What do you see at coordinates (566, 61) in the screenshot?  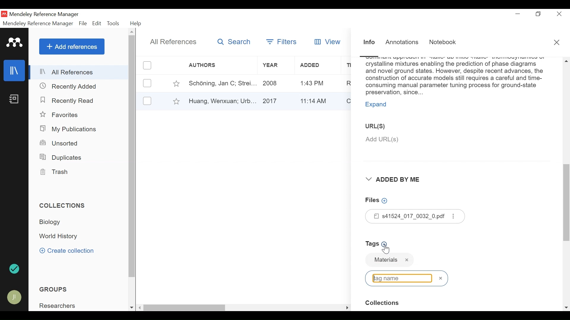 I see `Scroll up` at bounding box center [566, 61].